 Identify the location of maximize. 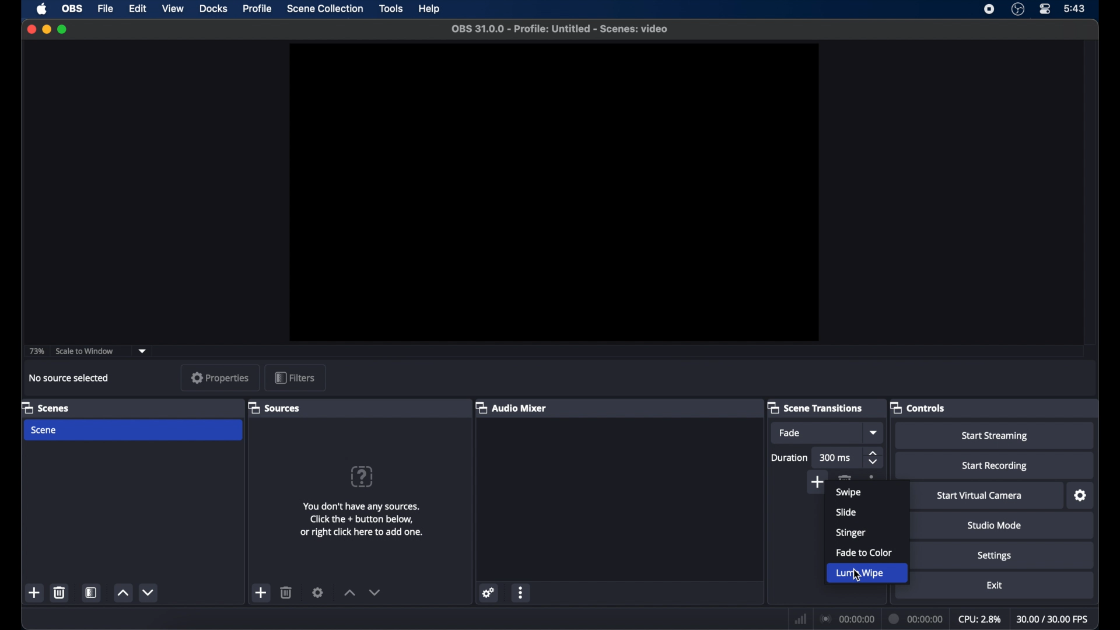
(64, 29).